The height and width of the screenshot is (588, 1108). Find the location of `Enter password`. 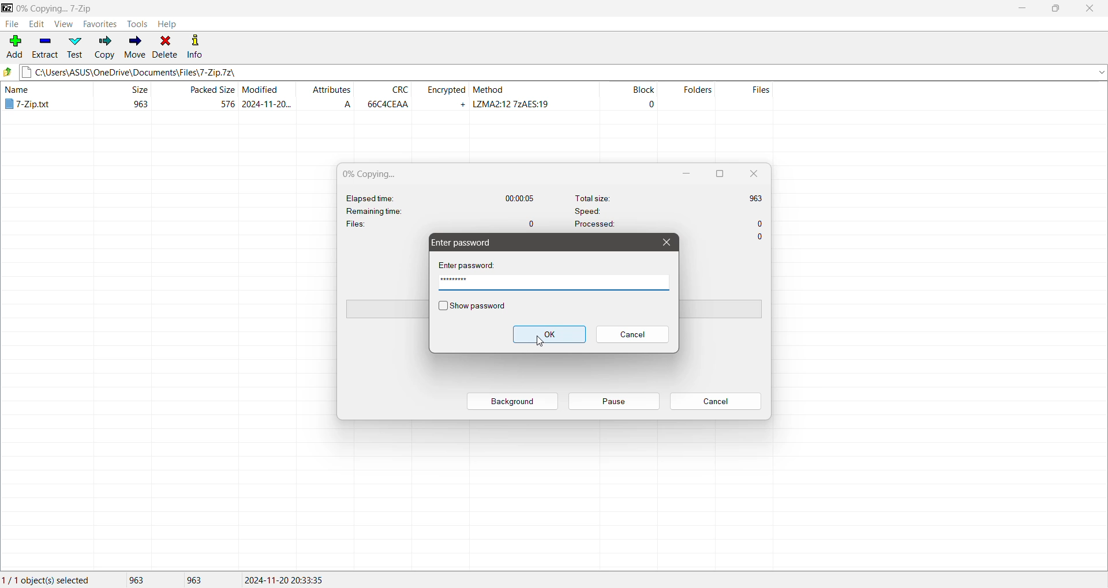

Enter password is located at coordinates (471, 265).